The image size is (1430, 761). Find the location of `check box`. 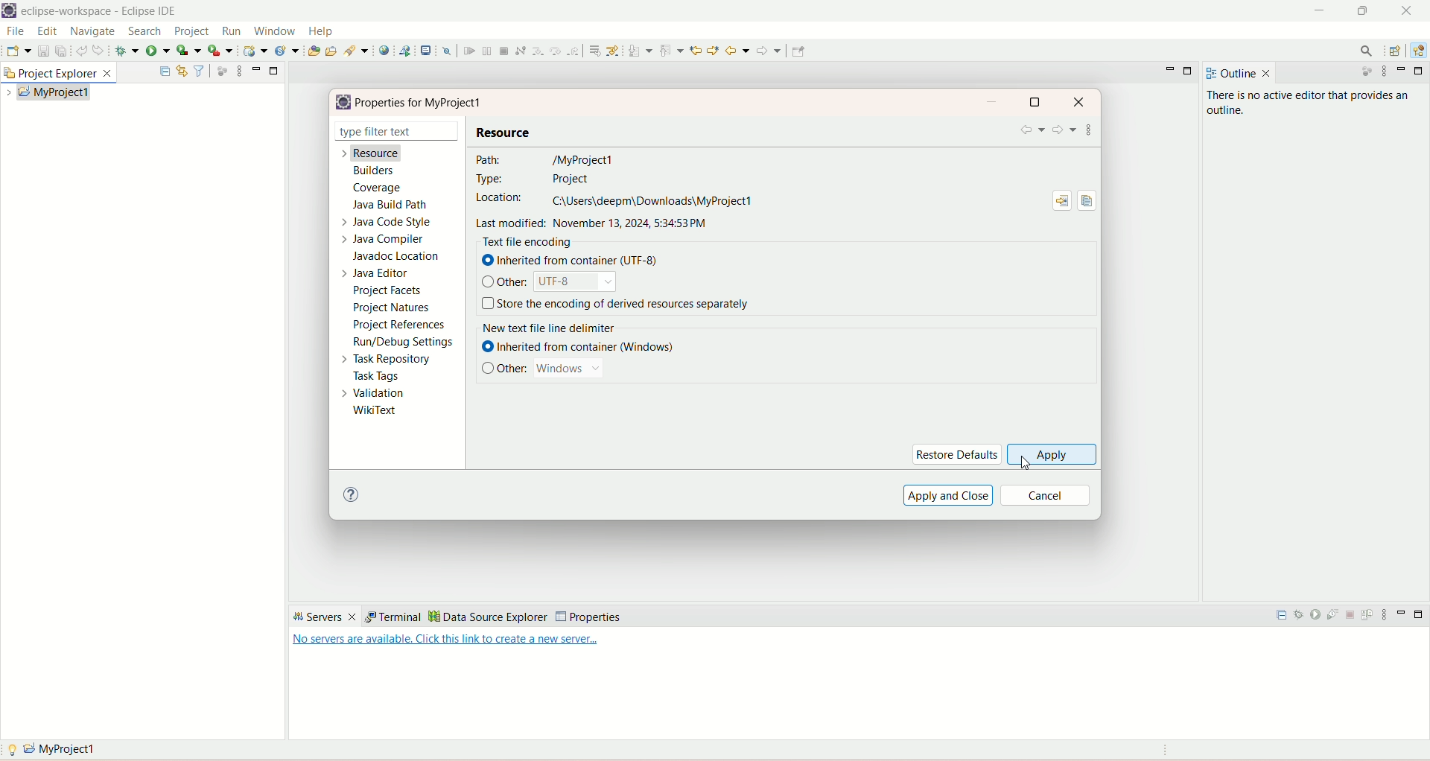

check box is located at coordinates (488, 366).